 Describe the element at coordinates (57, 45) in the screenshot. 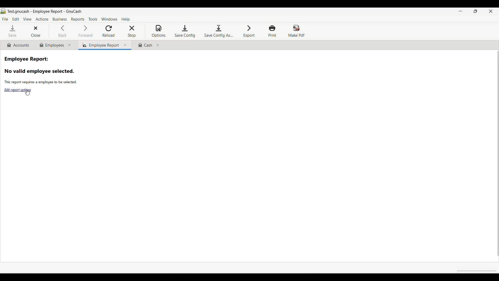

I see `Employees tab` at that location.